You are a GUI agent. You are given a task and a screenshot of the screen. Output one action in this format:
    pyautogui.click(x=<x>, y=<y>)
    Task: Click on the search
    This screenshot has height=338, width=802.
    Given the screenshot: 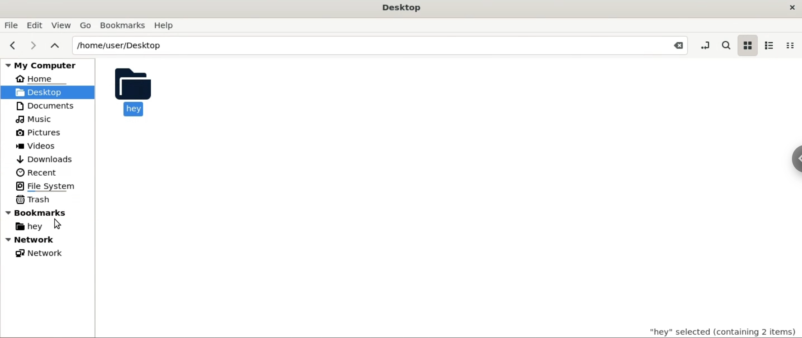 What is the action you would take?
    pyautogui.click(x=726, y=45)
    